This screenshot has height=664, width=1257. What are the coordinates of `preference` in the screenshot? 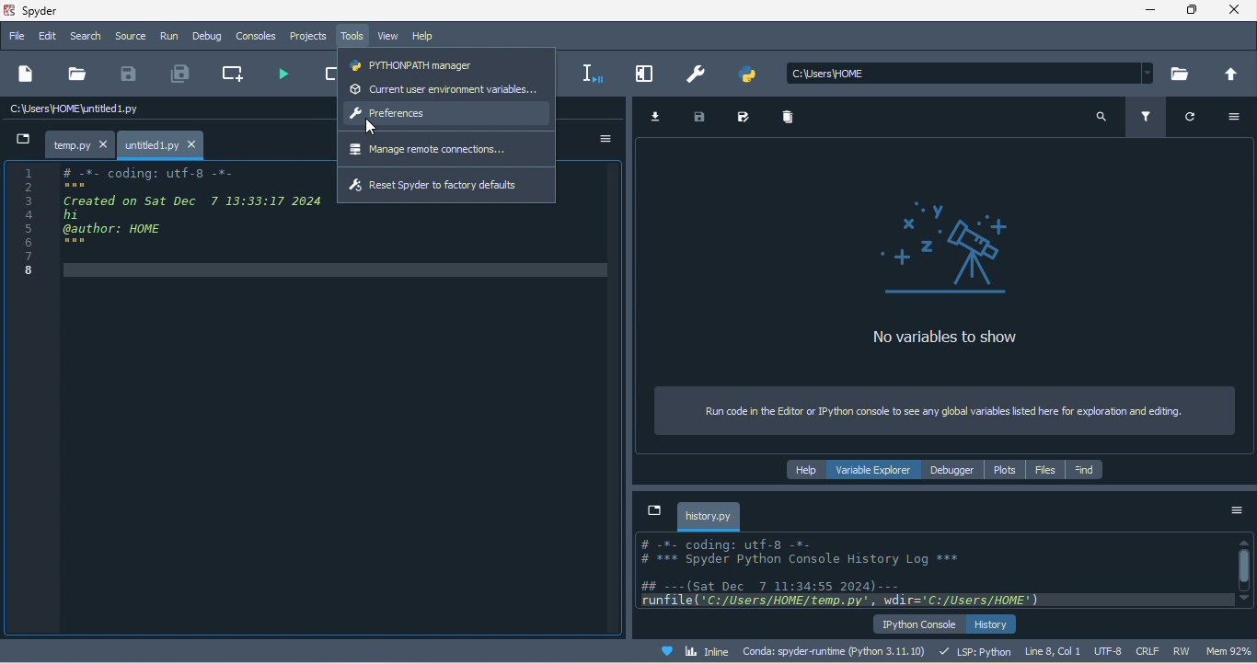 It's located at (446, 116).